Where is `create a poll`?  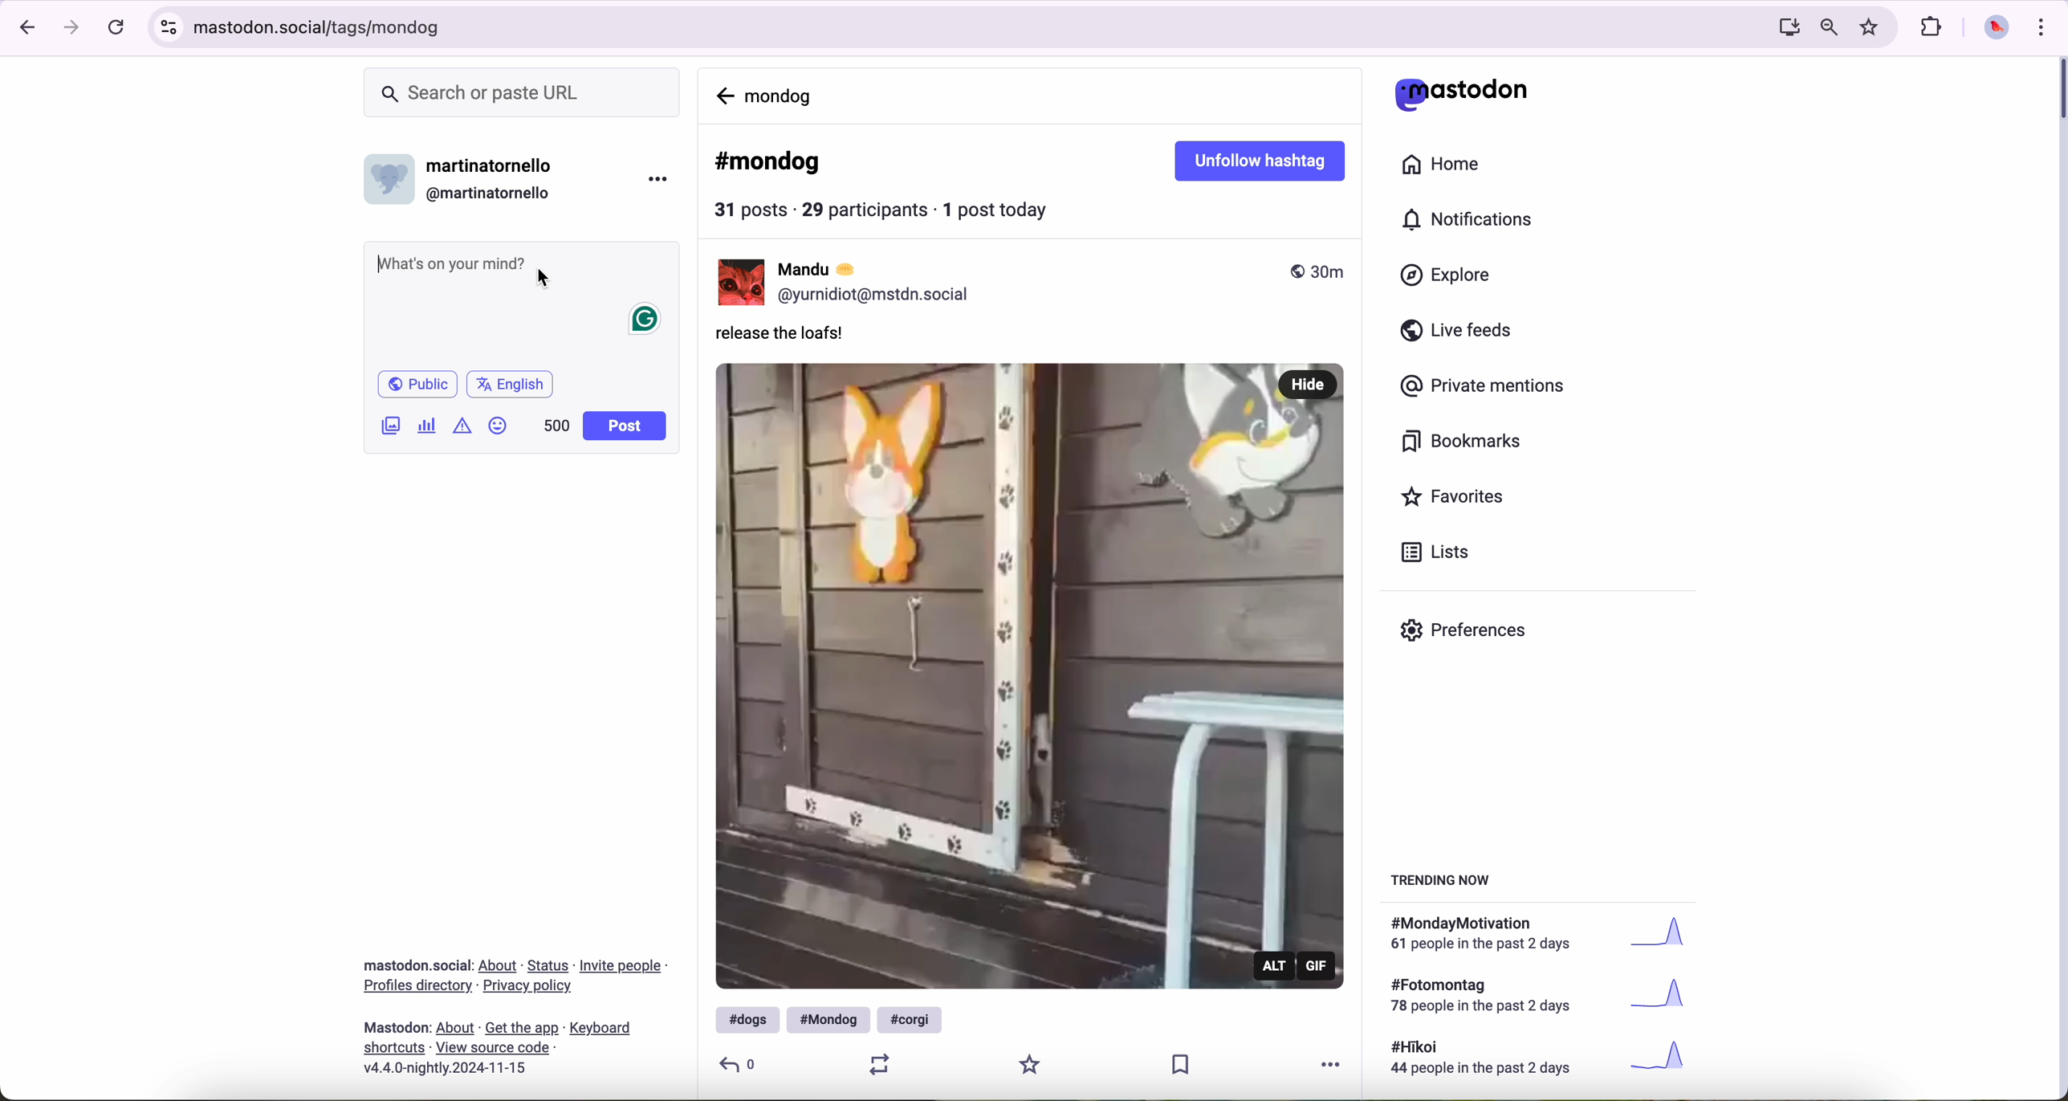 create a poll is located at coordinates (428, 425).